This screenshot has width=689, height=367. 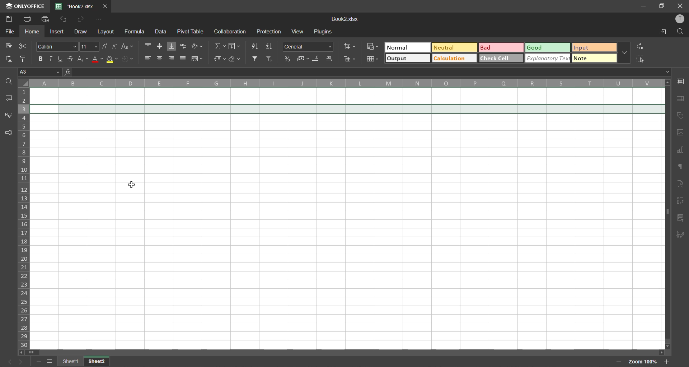 I want to click on align top, so click(x=148, y=46).